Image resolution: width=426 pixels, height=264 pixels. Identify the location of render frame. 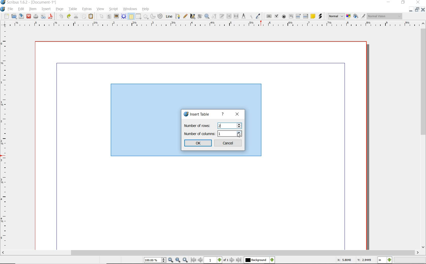
(124, 16).